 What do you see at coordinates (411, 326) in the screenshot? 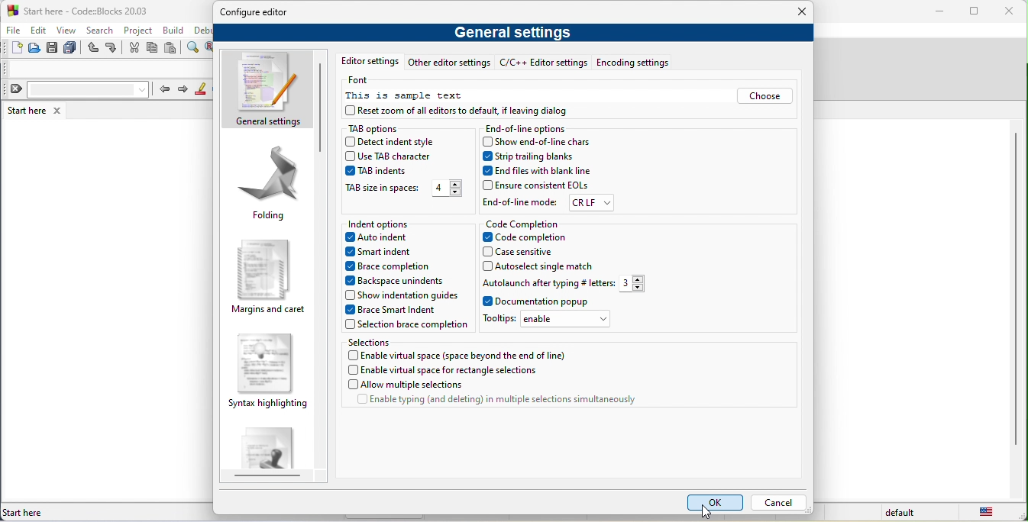
I see `selection brace completion` at bounding box center [411, 326].